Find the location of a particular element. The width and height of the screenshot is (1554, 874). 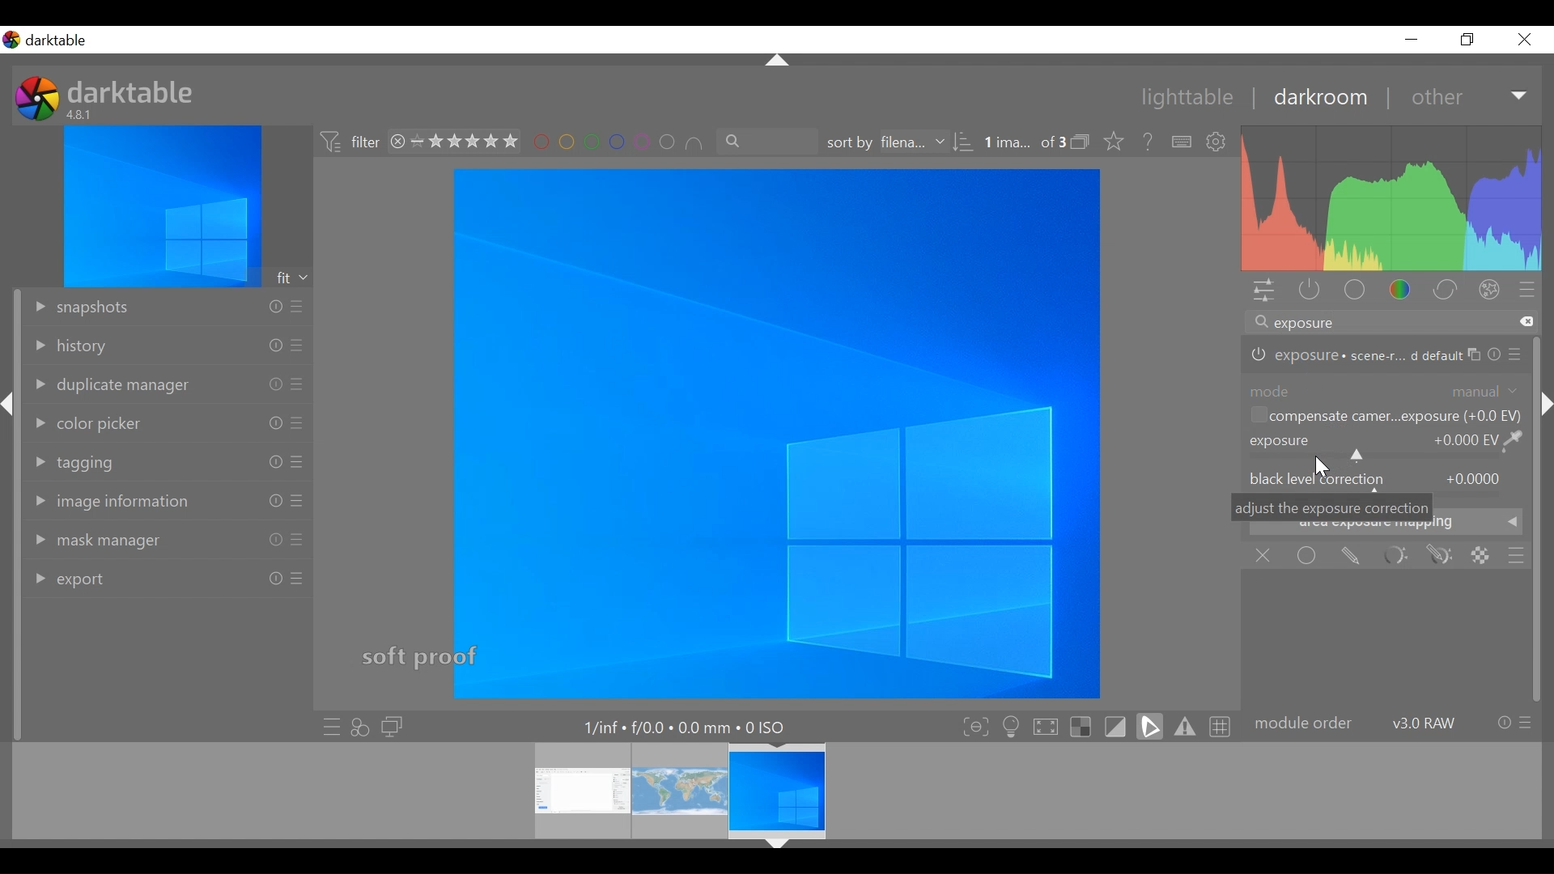

+0.0000 is located at coordinates (1474, 479).